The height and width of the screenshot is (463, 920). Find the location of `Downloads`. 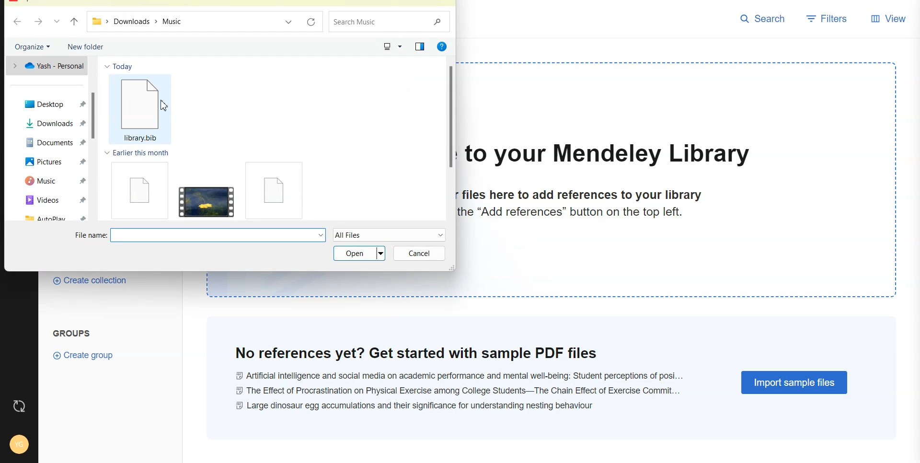

Downloads is located at coordinates (46, 122).